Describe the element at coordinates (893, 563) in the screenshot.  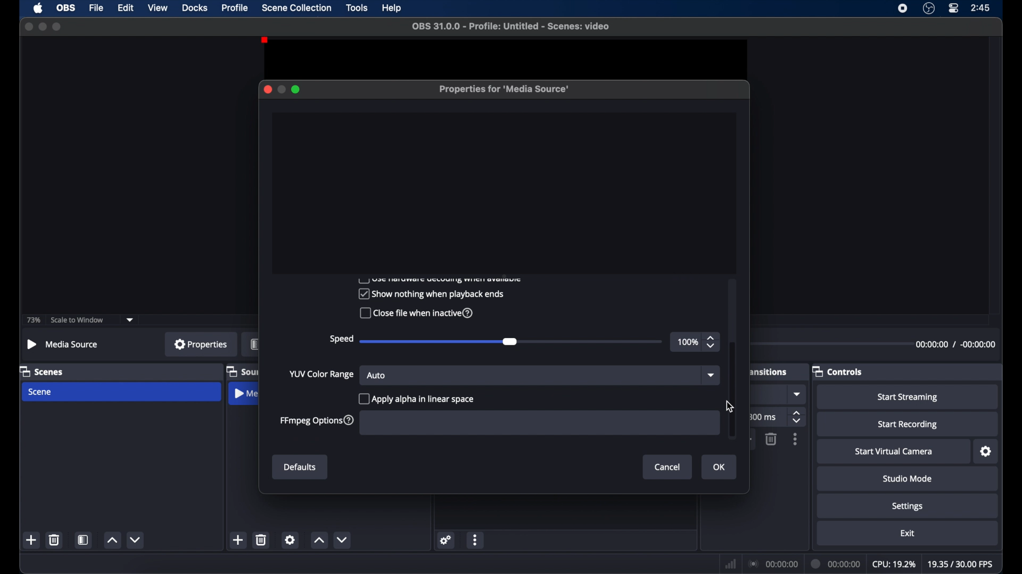
I see `cpu` at that location.